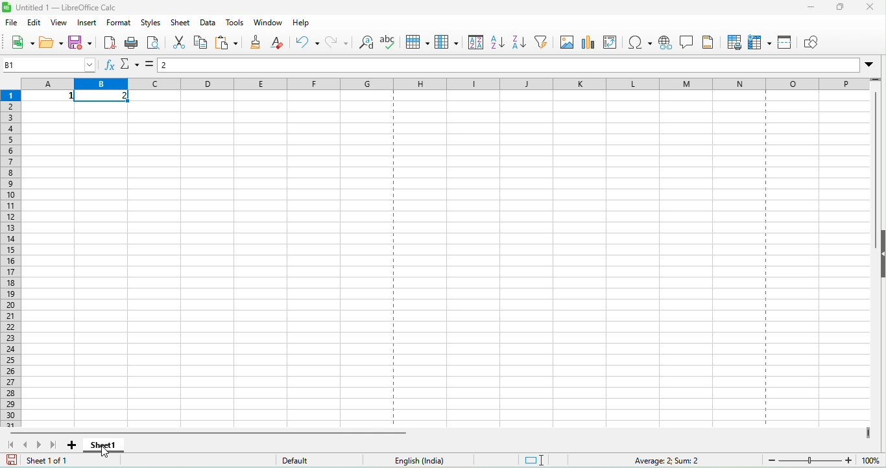 The image size is (886, 468). Describe the element at coordinates (28, 444) in the screenshot. I see `scroll to previous sheet` at that location.